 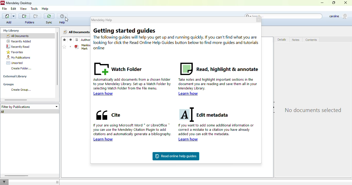 I want to click on minimize, so click(x=322, y=3).